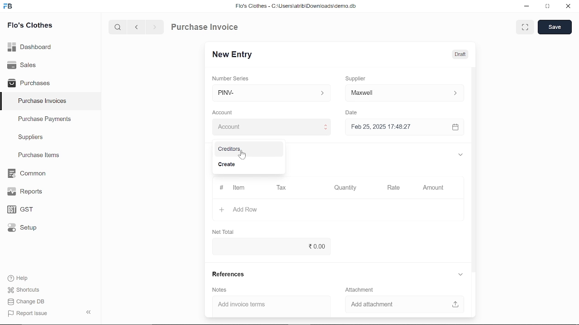 Image resolution: width=579 pixels, height=325 pixels. What do you see at coordinates (459, 153) in the screenshot?
I see `expand` at bounding box center [459, 153].